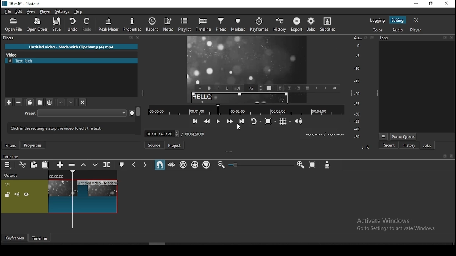 This screenshot has height=256, width=456. I want to click on Left align, so click(281, 88).